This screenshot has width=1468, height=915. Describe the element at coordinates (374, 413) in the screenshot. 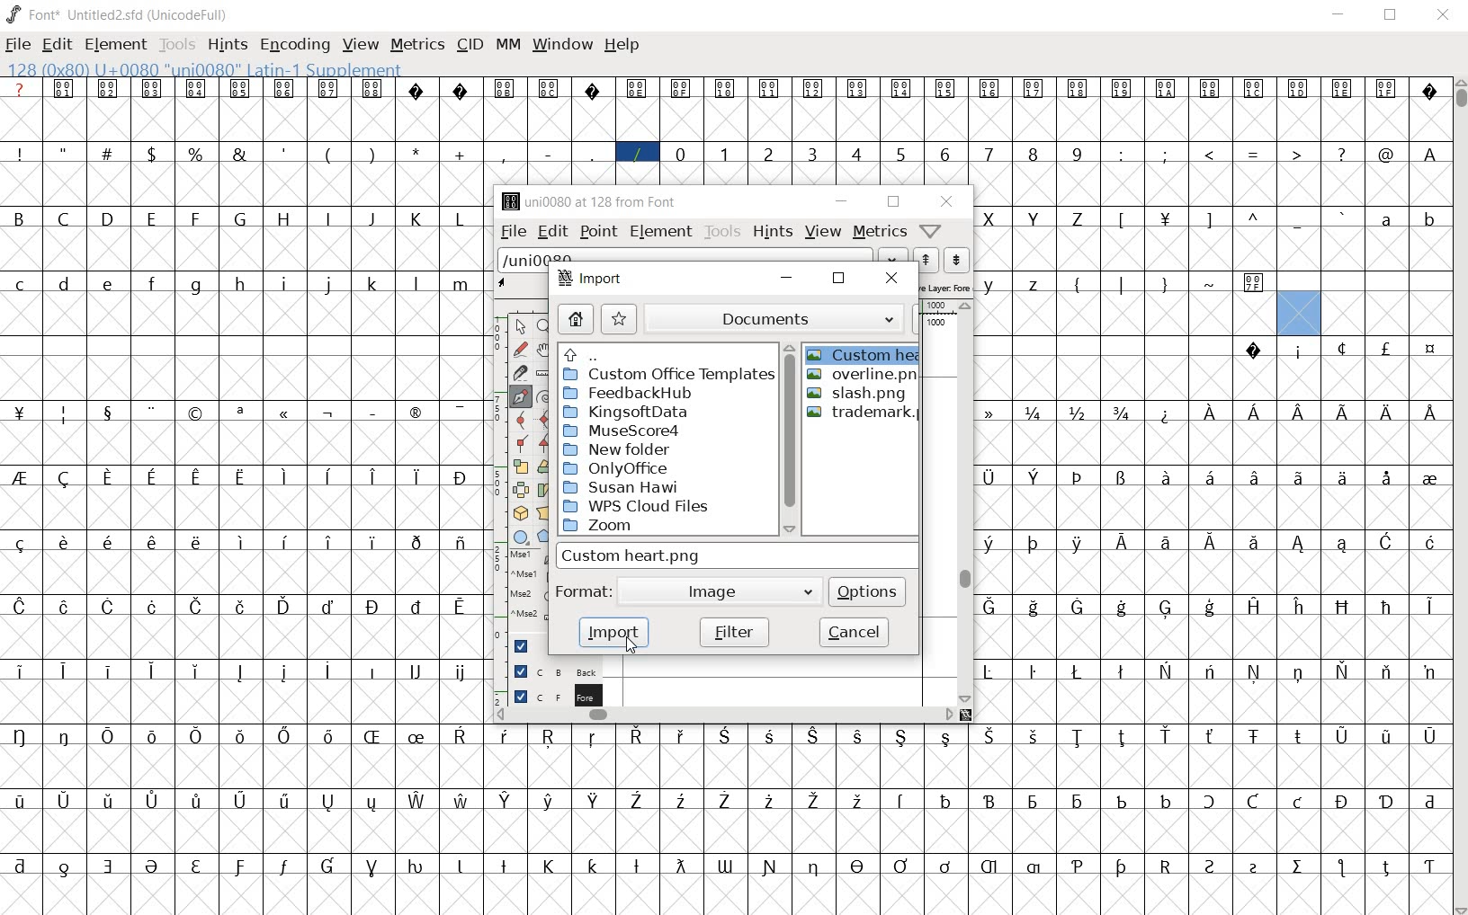

I see `glyph` at that location.